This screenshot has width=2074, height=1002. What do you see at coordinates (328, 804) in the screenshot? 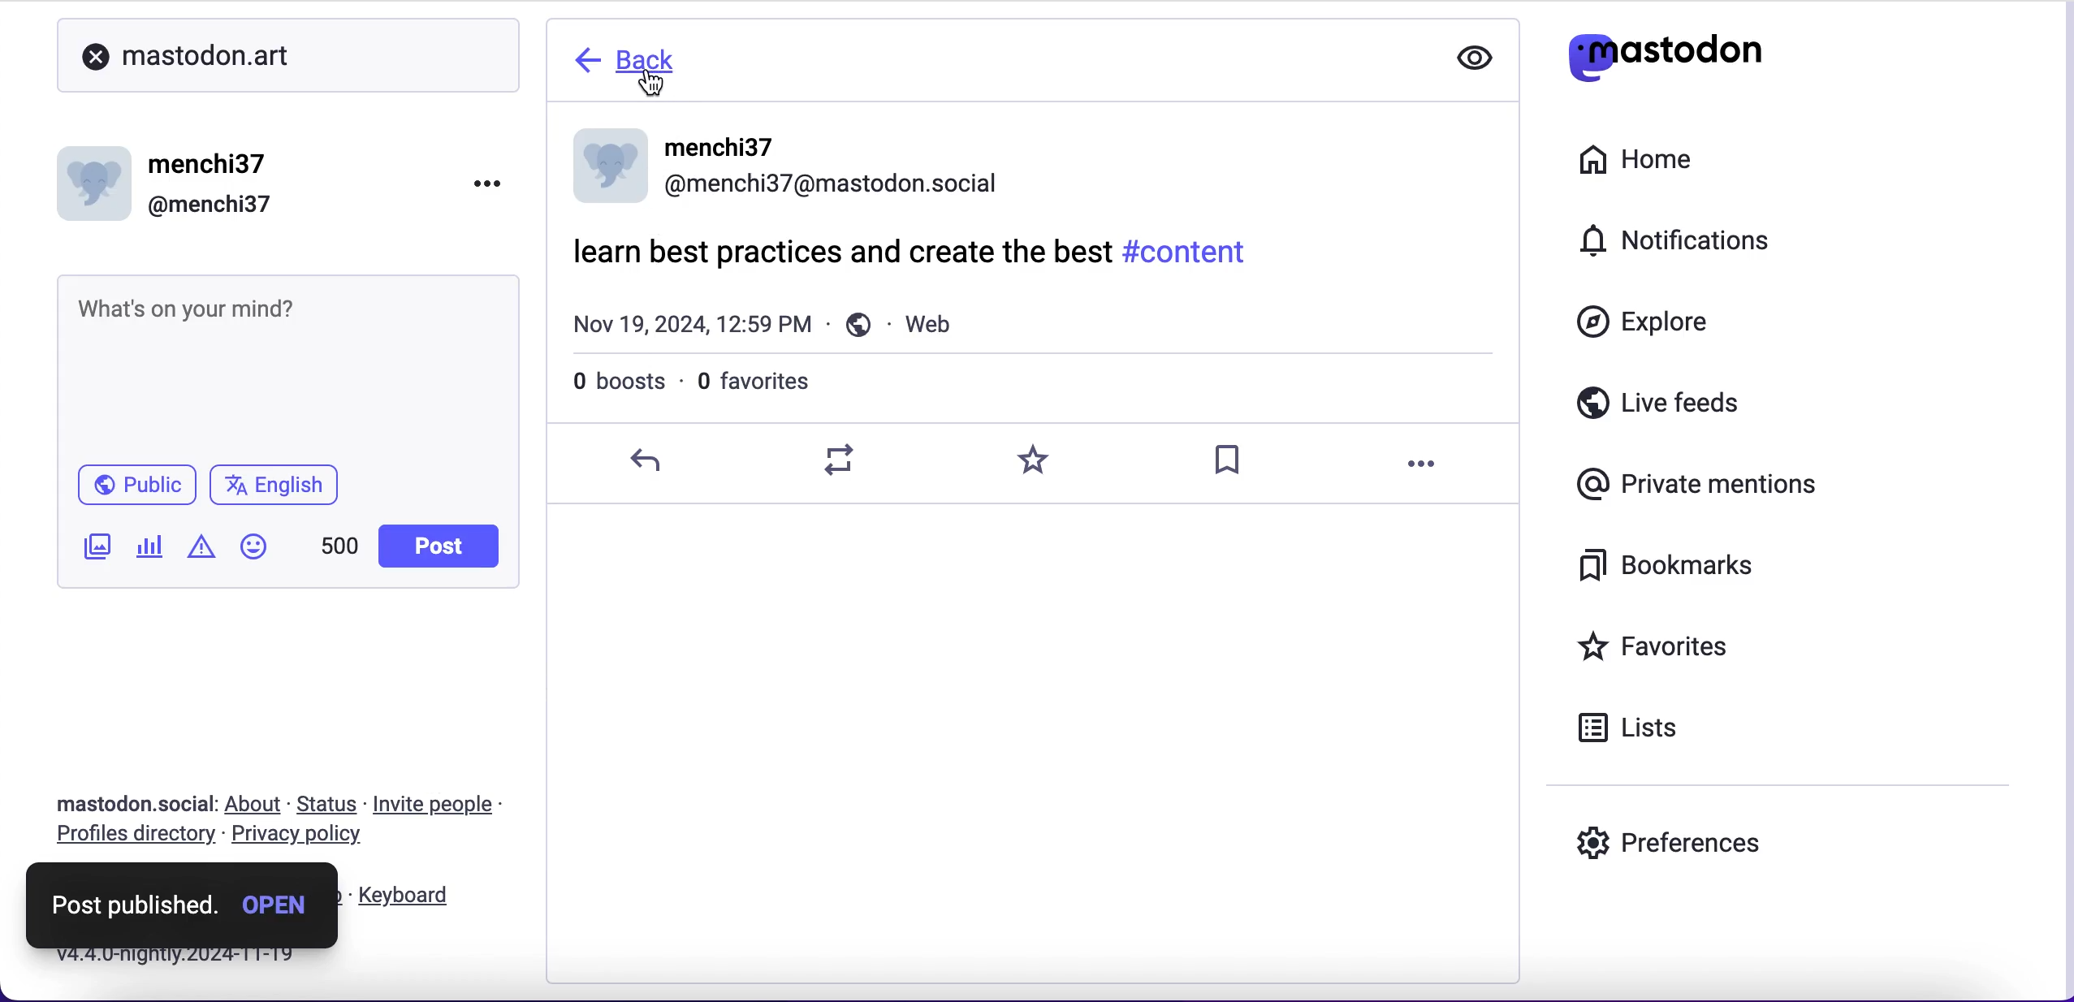
I see `status` at bounding box center [328, 804].